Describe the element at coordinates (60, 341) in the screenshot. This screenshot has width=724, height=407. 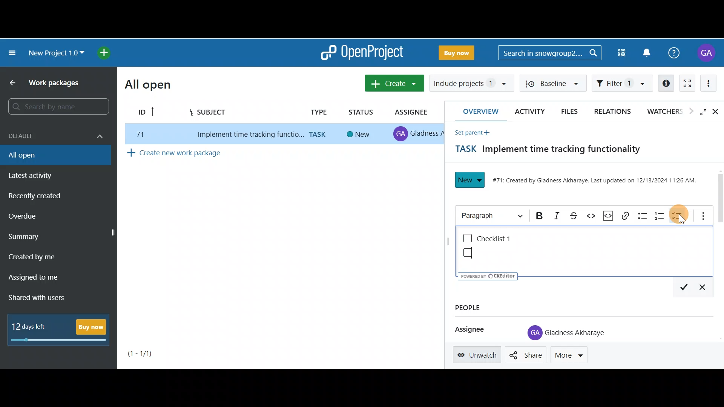
I see `progress bar` at that location.